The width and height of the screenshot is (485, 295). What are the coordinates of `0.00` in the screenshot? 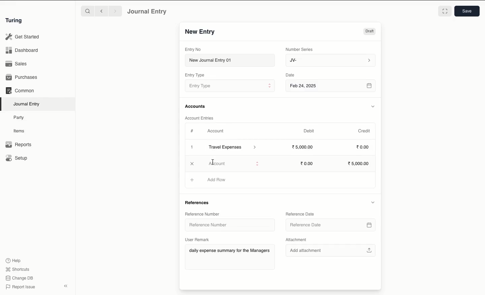 It's located at (307, 164).